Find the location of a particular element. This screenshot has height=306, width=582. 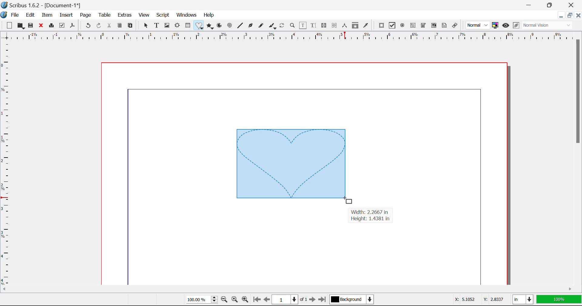

100% is located at coordinates (200, 300).